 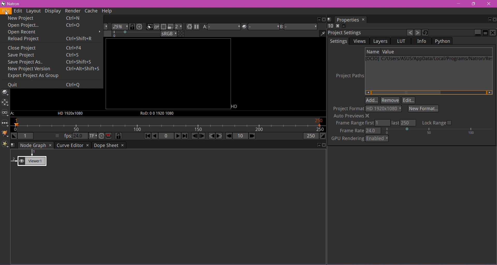 What do you see at coordinates (364, 20) in the screenshot?
I see `Close Tab` at bounding box center [364, 20].